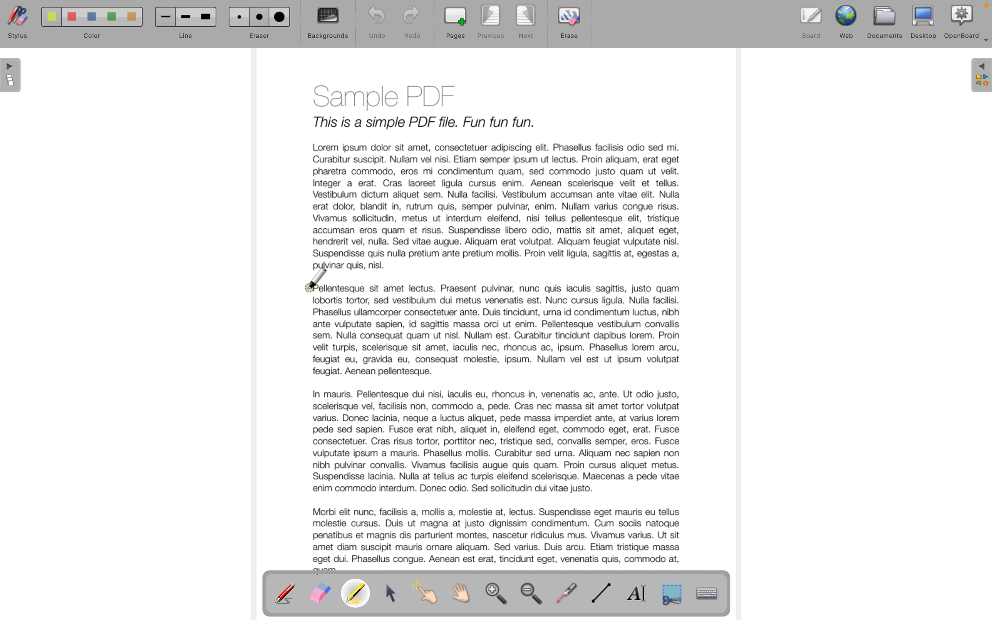 This screenshot has height=620, width=992. Describe the element at coordinates (258, 24) in the screenshot. I see `eraser` at that location.